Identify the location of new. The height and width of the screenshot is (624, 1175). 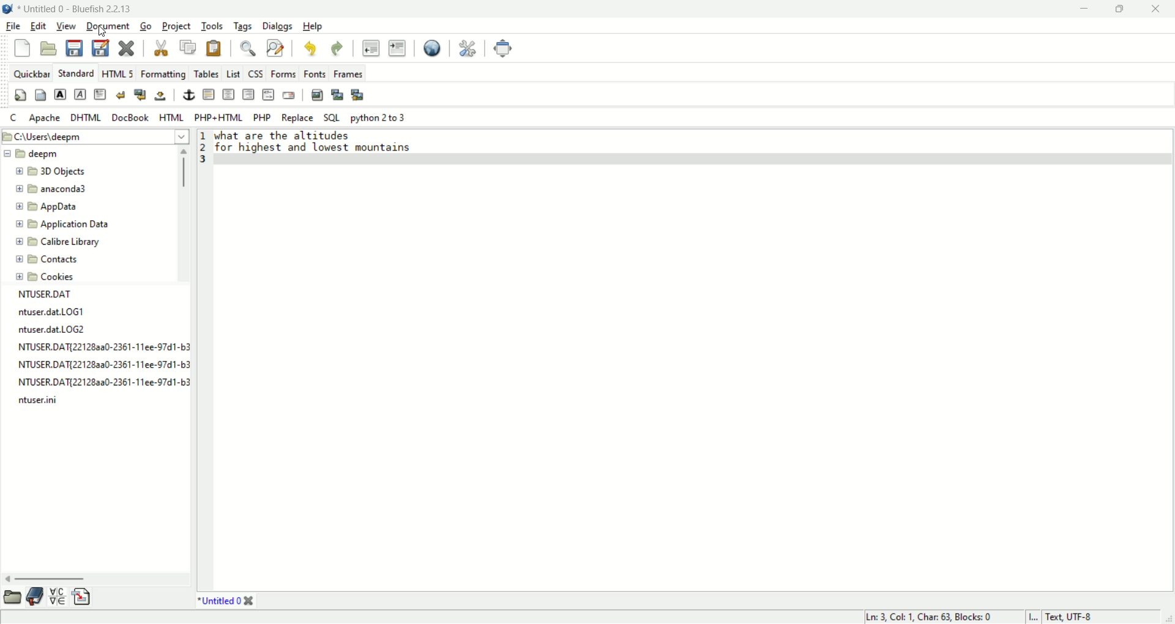
(23, 47).